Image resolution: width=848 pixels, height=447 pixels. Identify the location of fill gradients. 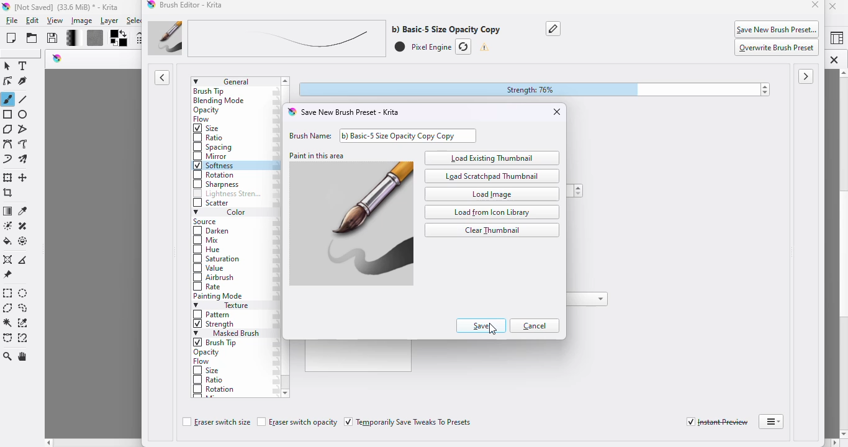
(69, 38).